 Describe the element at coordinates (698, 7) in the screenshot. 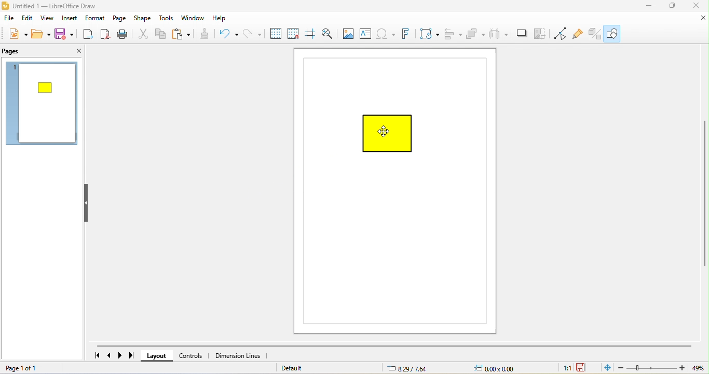

I see `close` at that location.